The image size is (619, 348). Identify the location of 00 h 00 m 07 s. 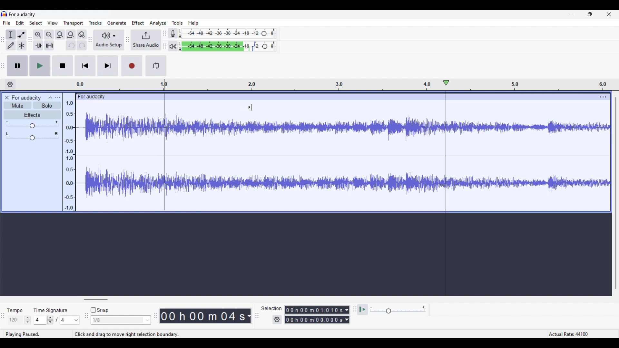
(203, 316).